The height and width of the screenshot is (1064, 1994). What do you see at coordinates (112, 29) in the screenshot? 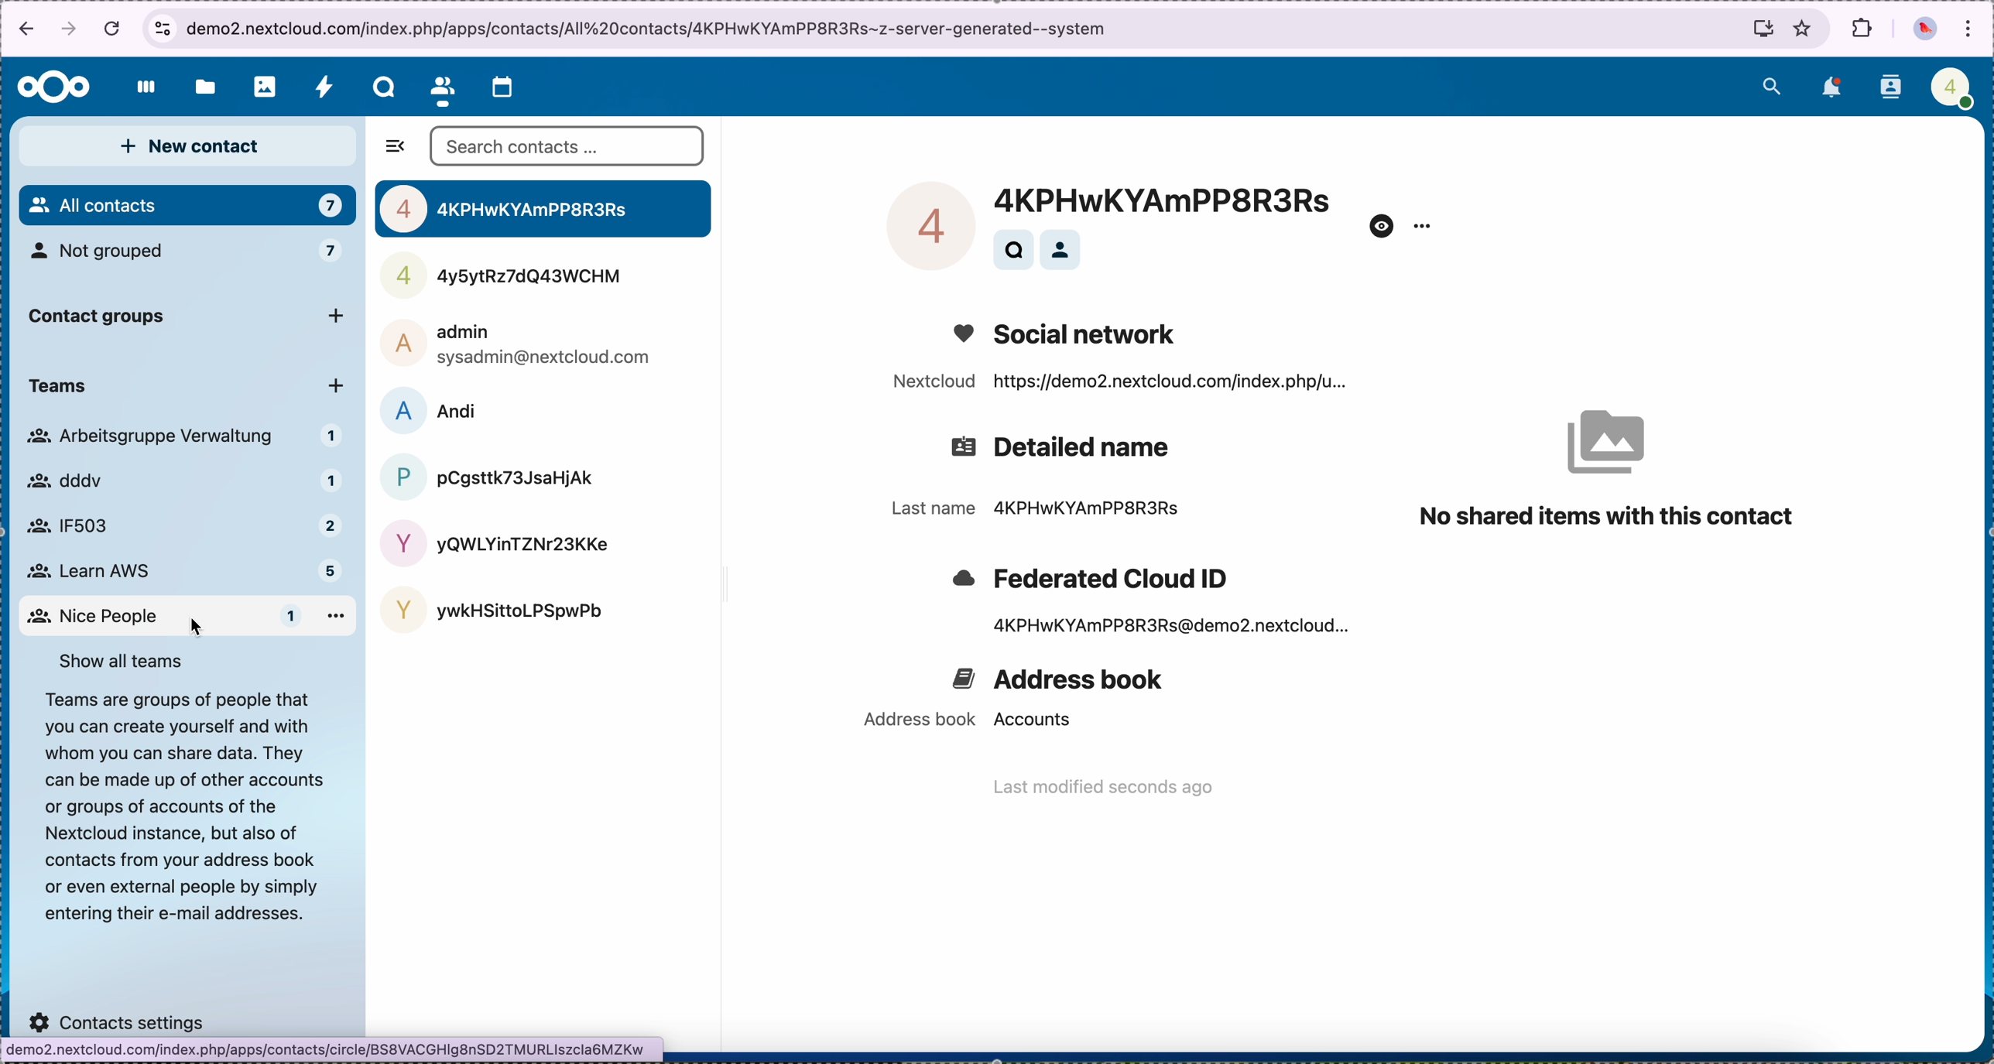
I see `cancel` at bounding box center [112, 29].